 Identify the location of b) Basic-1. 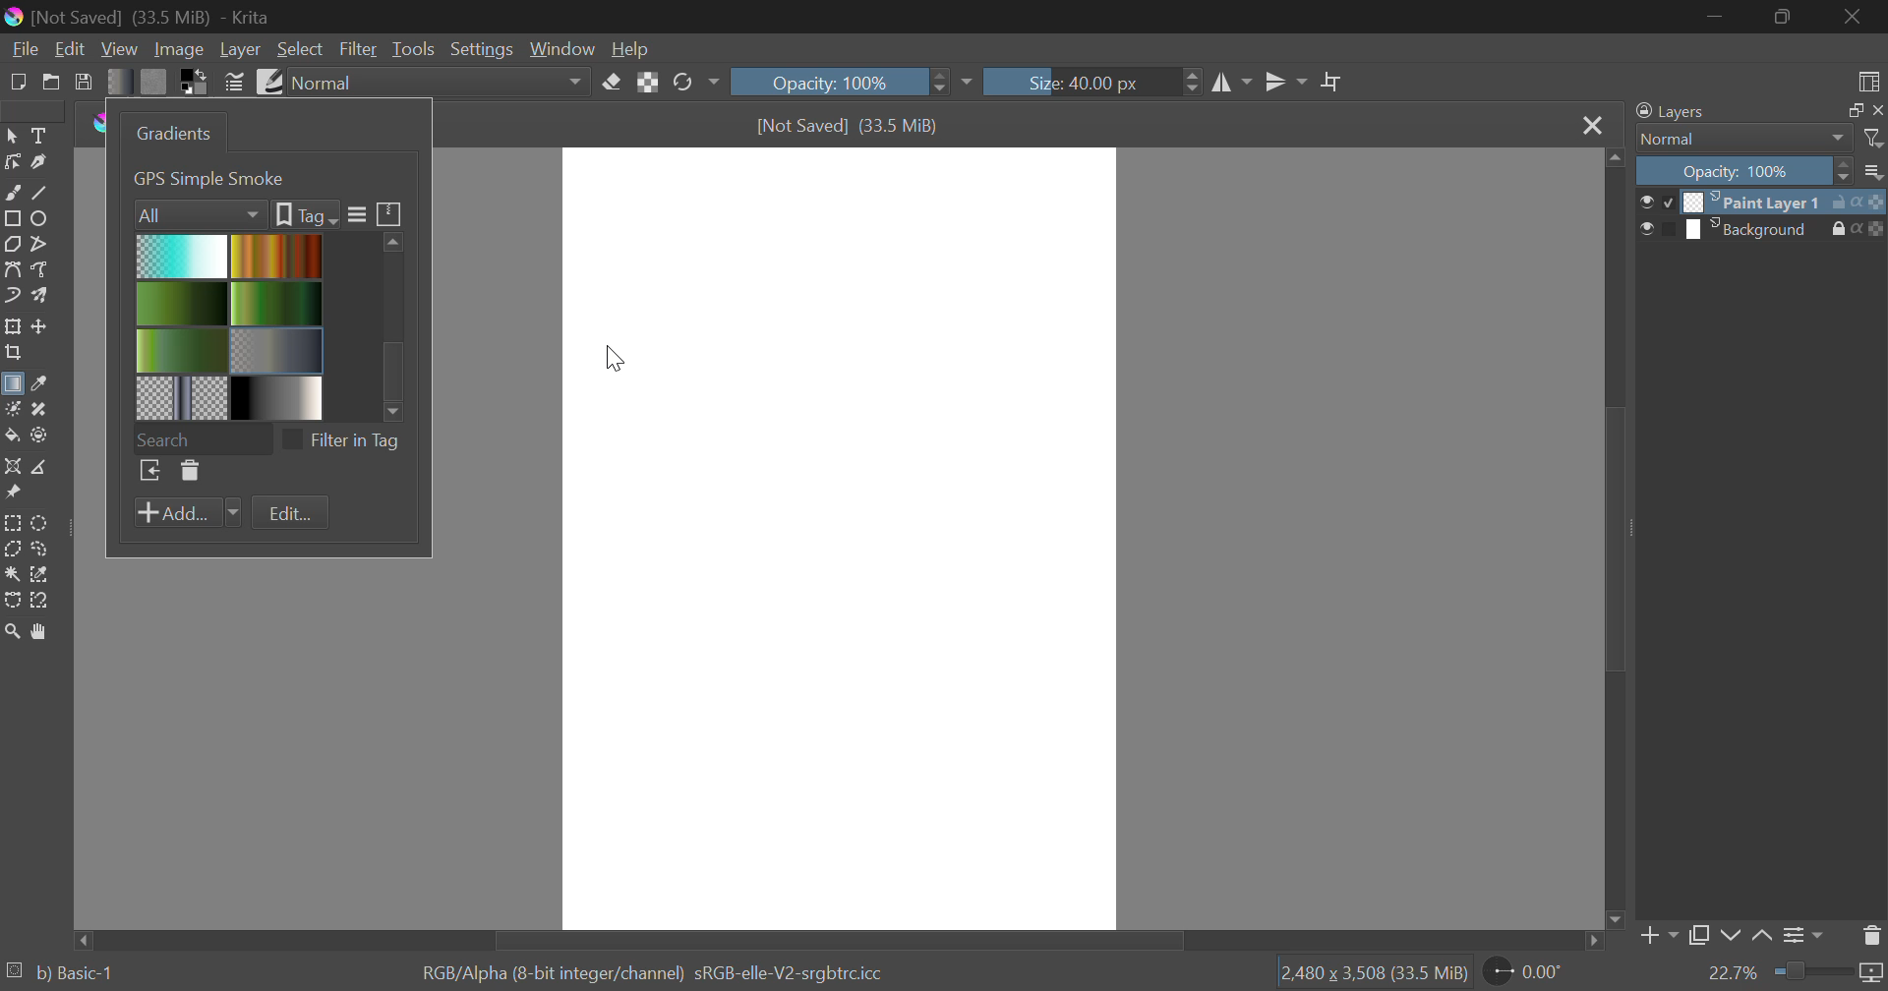
(61, 974).